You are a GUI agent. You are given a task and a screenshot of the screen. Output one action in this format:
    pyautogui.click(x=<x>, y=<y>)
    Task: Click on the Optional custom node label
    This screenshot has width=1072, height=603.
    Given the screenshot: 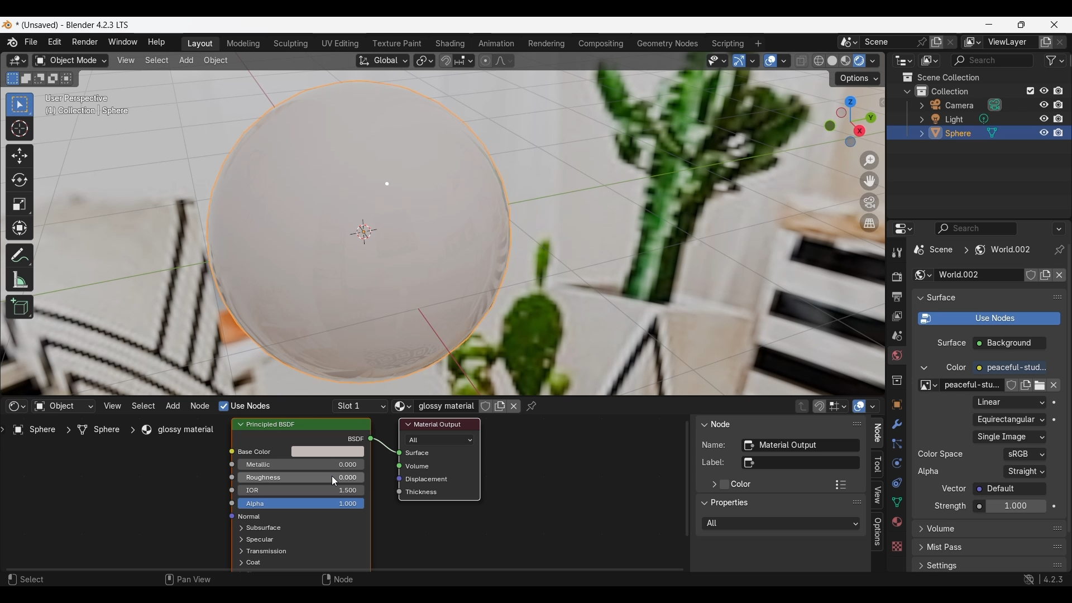 What is the action you would take?
    pyautogui.click(x=800, y=463)
    